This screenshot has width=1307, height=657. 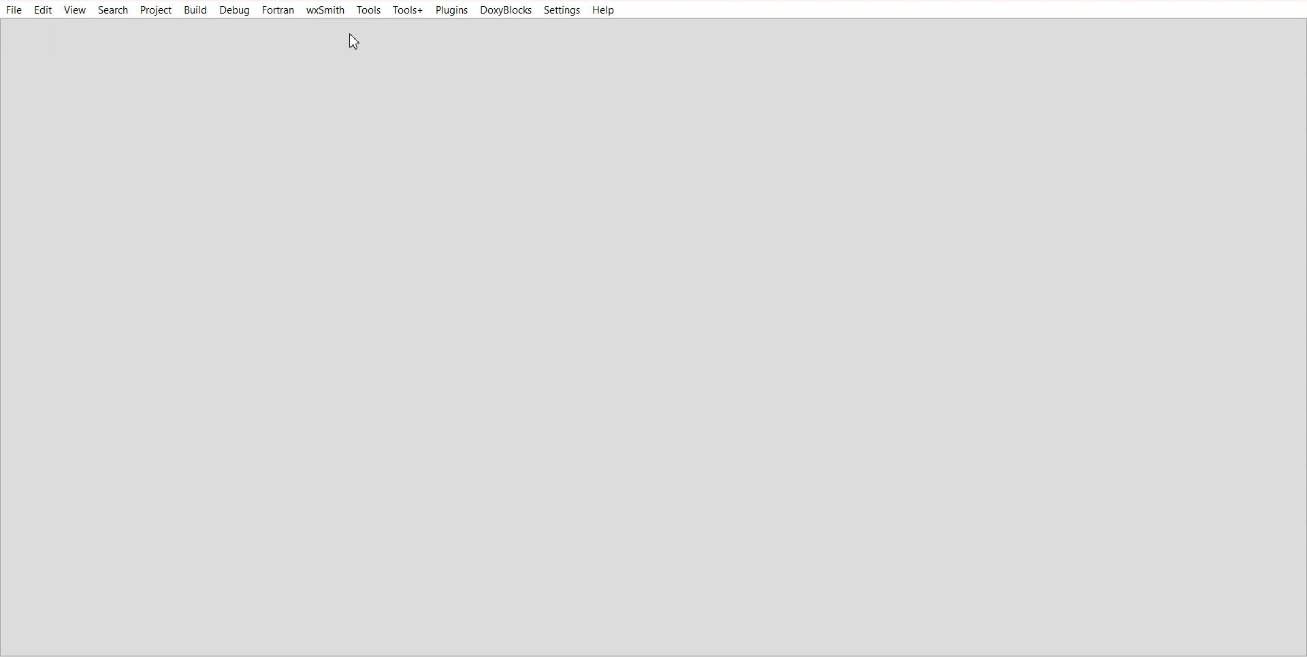 What do you see at coordinates (44, 10) in the screenshot?
I see `Edit` at bounding box center [44, 10].